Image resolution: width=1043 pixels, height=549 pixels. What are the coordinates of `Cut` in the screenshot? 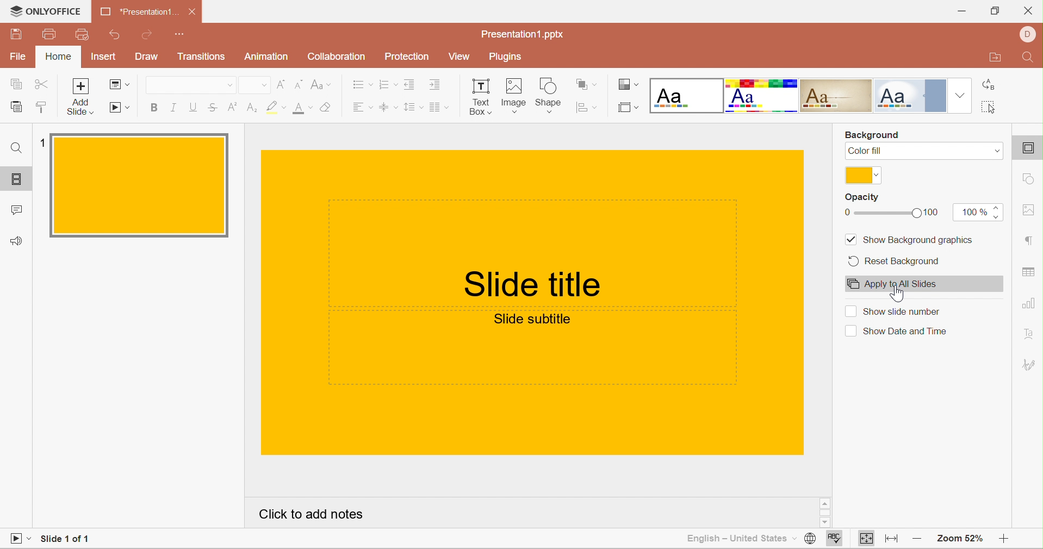 It's located at (42, 86).